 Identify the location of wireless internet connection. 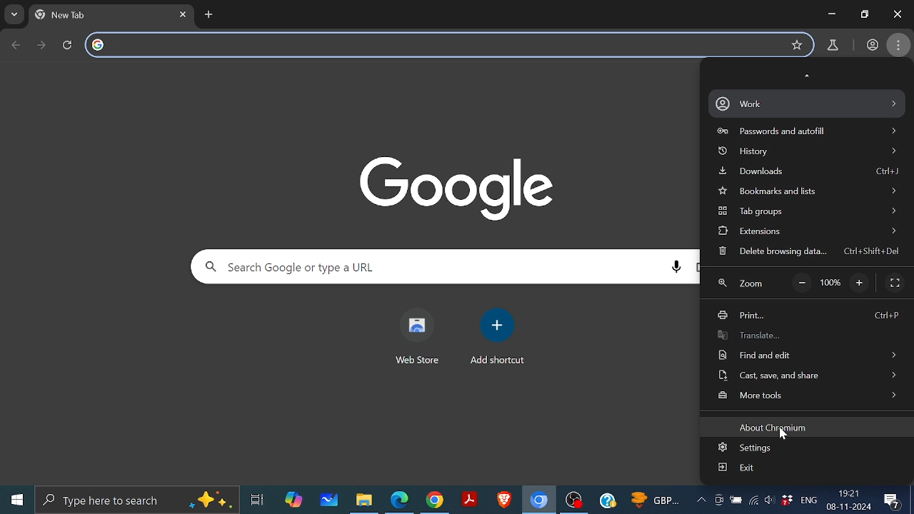
(754, 503).